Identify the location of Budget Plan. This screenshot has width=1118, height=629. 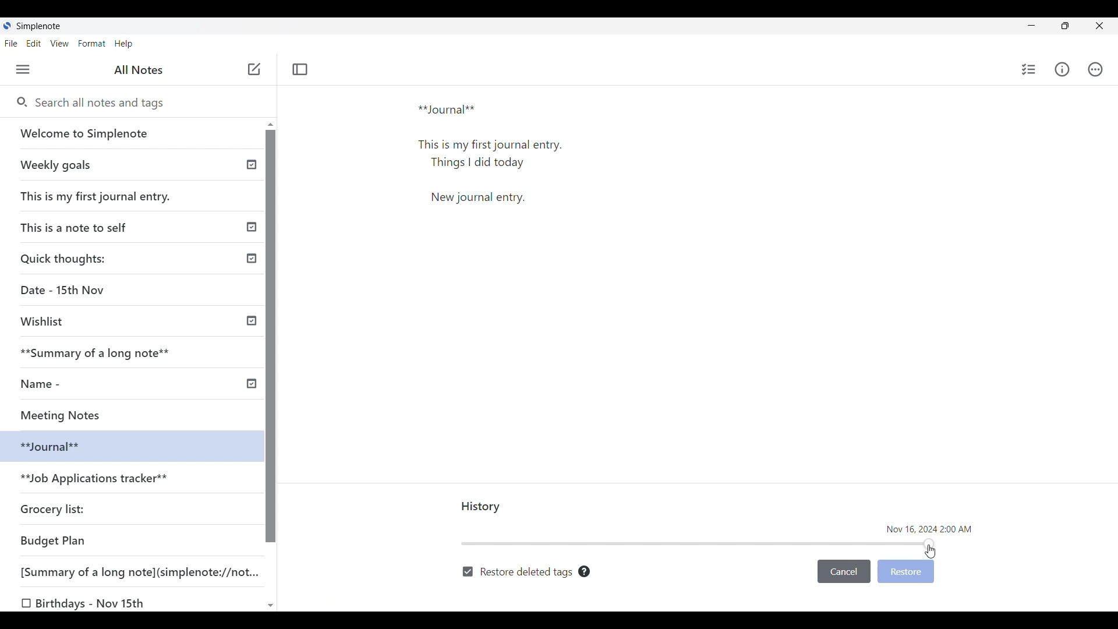
(54, 540).